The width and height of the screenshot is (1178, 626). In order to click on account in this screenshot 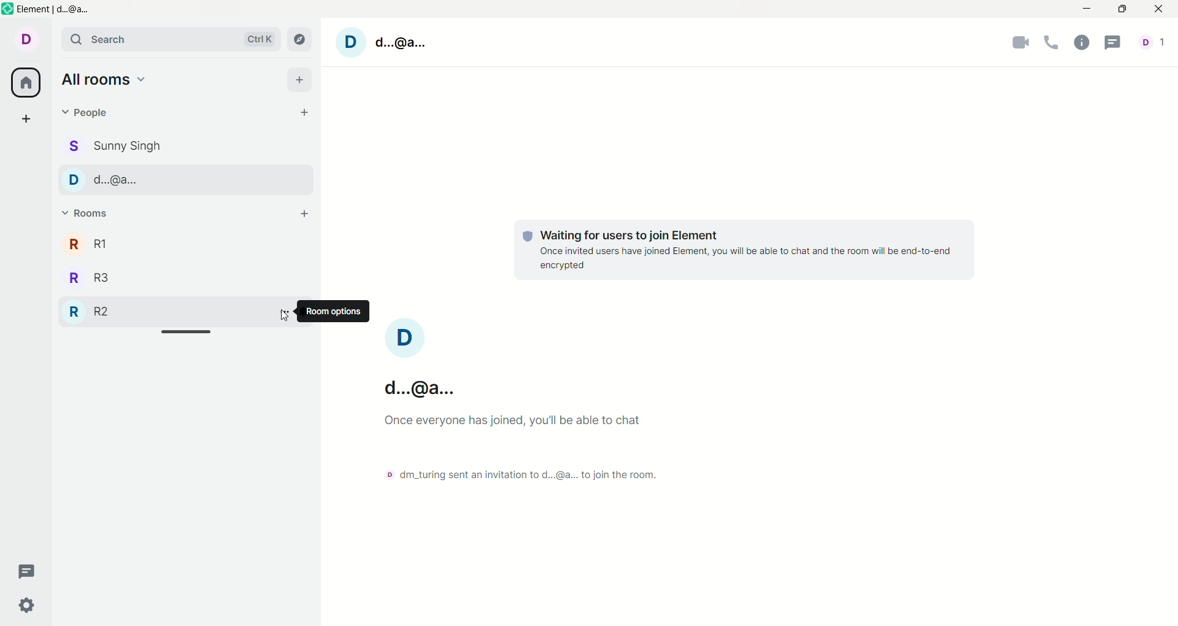, I will do `click(1157, 44)`.